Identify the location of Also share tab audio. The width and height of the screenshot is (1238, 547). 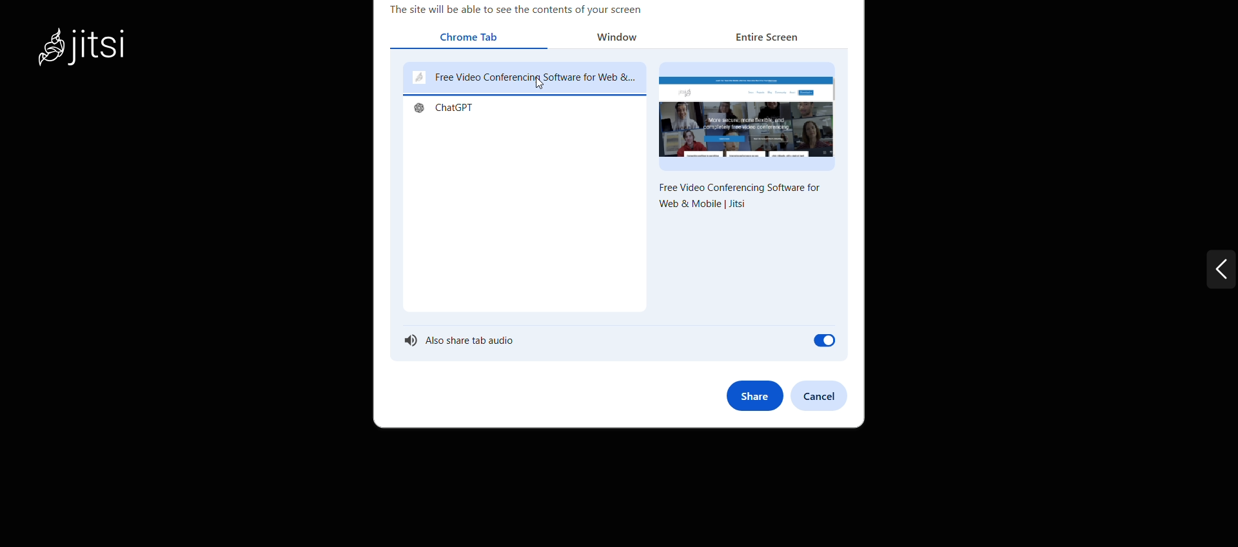
(616, 343).